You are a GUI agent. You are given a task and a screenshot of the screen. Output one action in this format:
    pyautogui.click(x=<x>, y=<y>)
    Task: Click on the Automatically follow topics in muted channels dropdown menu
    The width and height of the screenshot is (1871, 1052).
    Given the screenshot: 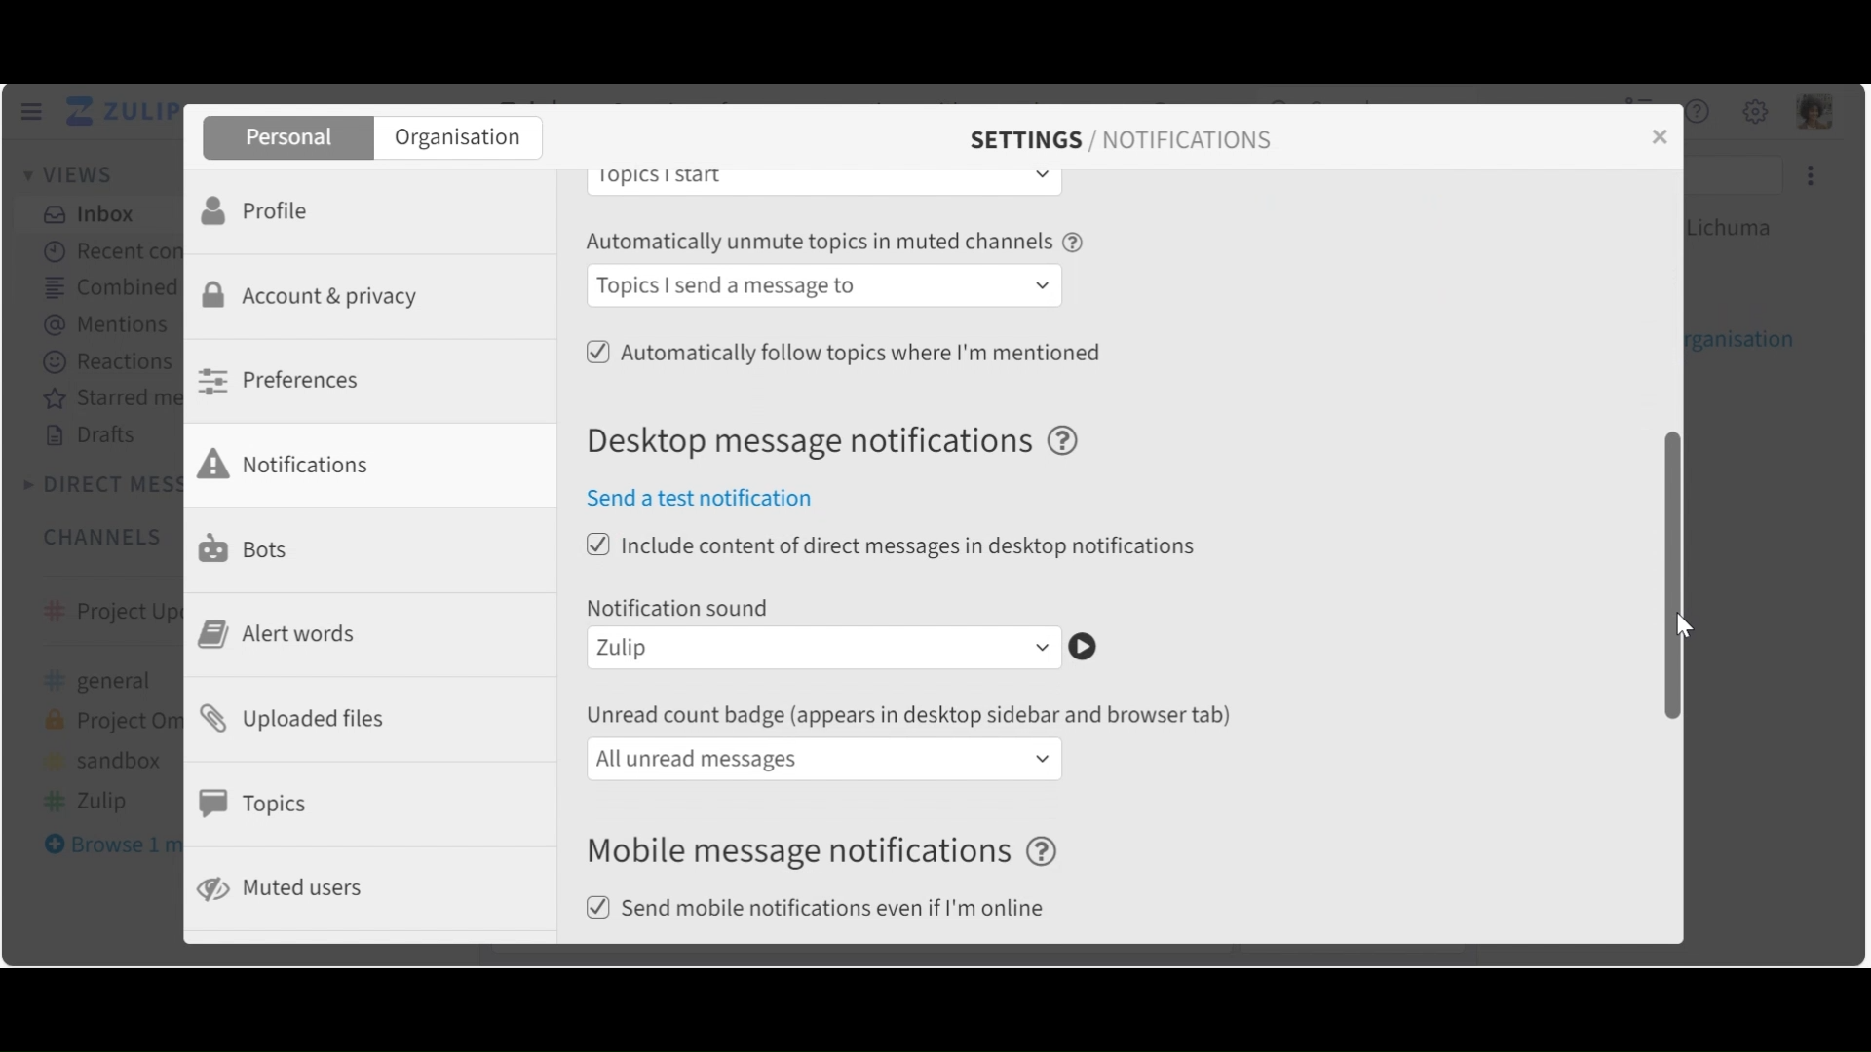 What is the action you would take?
    pyautogui.click(x=827, y=287)
    